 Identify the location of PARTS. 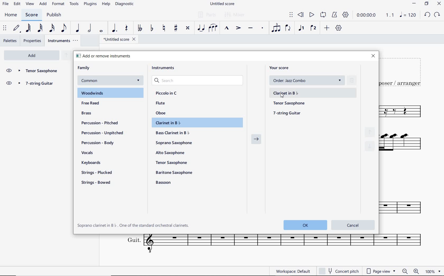
(206, 14).